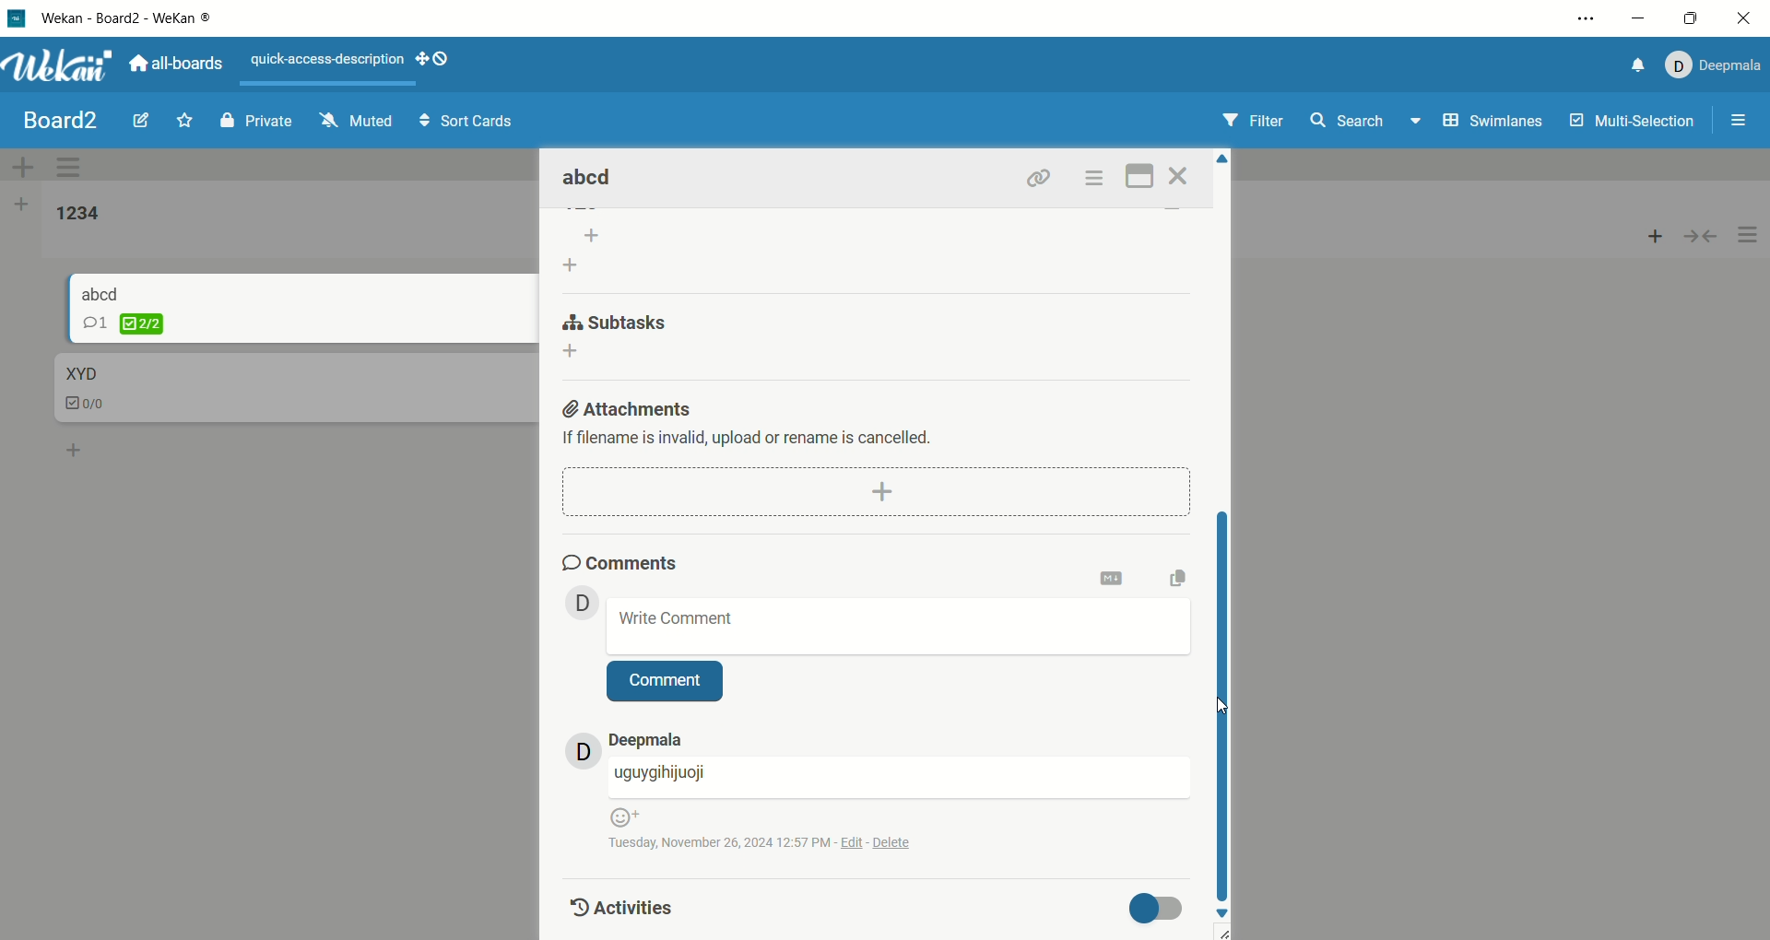 This screenshot has width=1770, height=940. I want to click on text, so click(759, 440).